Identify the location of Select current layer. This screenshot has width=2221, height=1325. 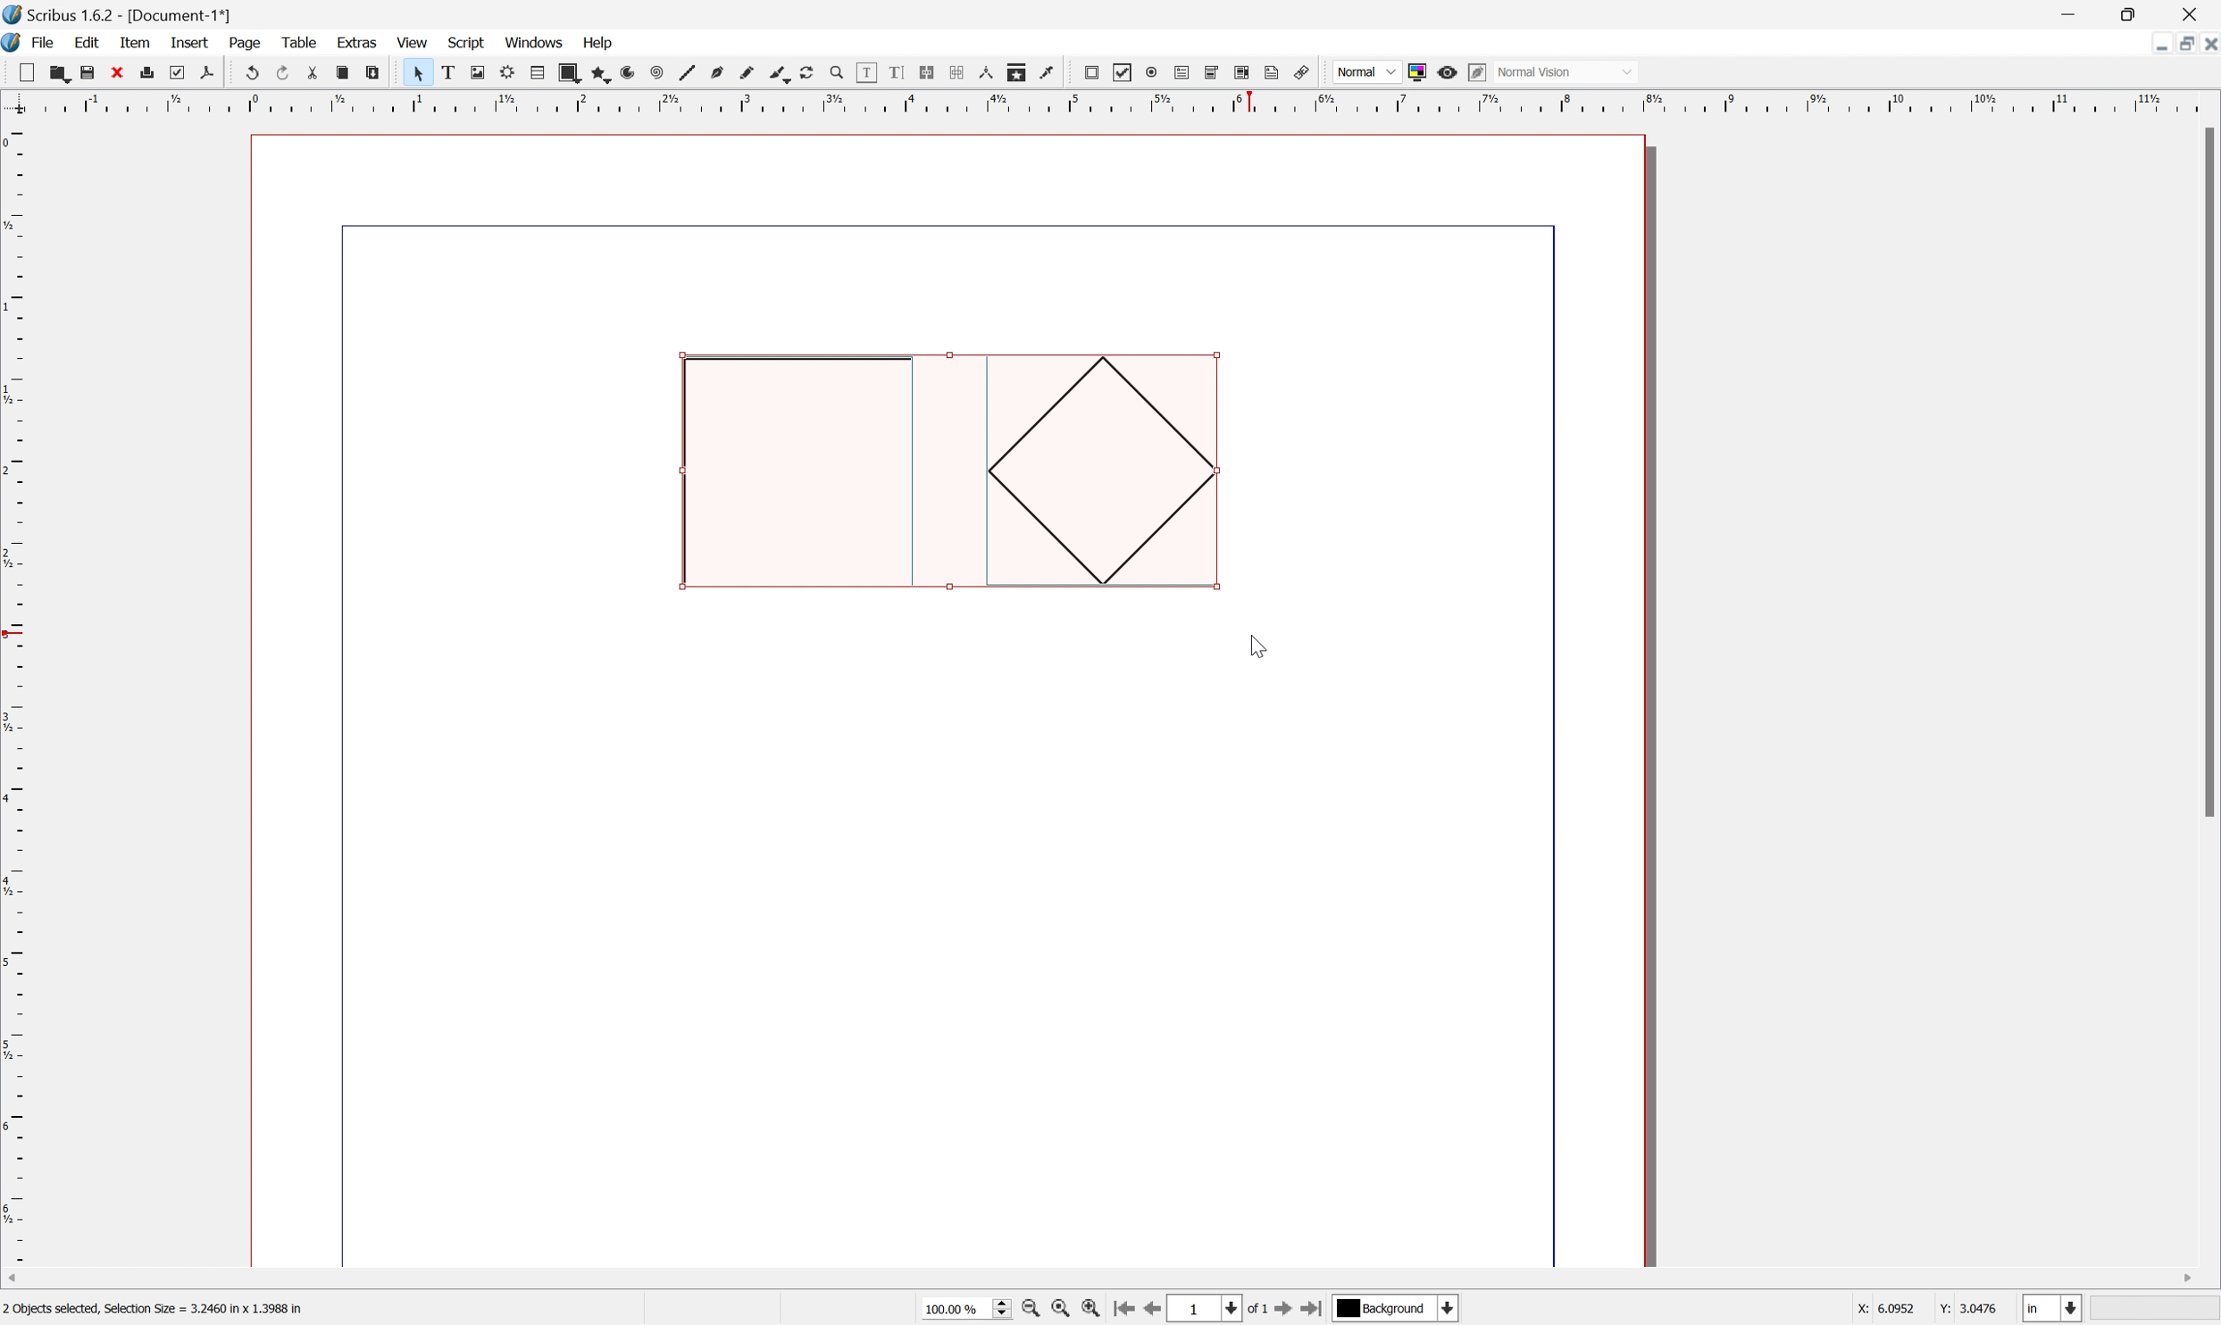
(1402, 1307).